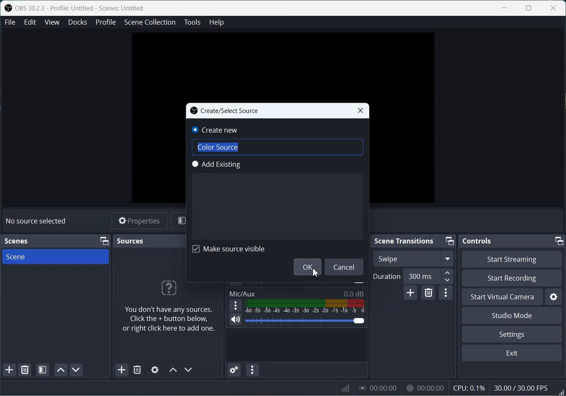  I want to click on Start Recording, so click(511, 278).